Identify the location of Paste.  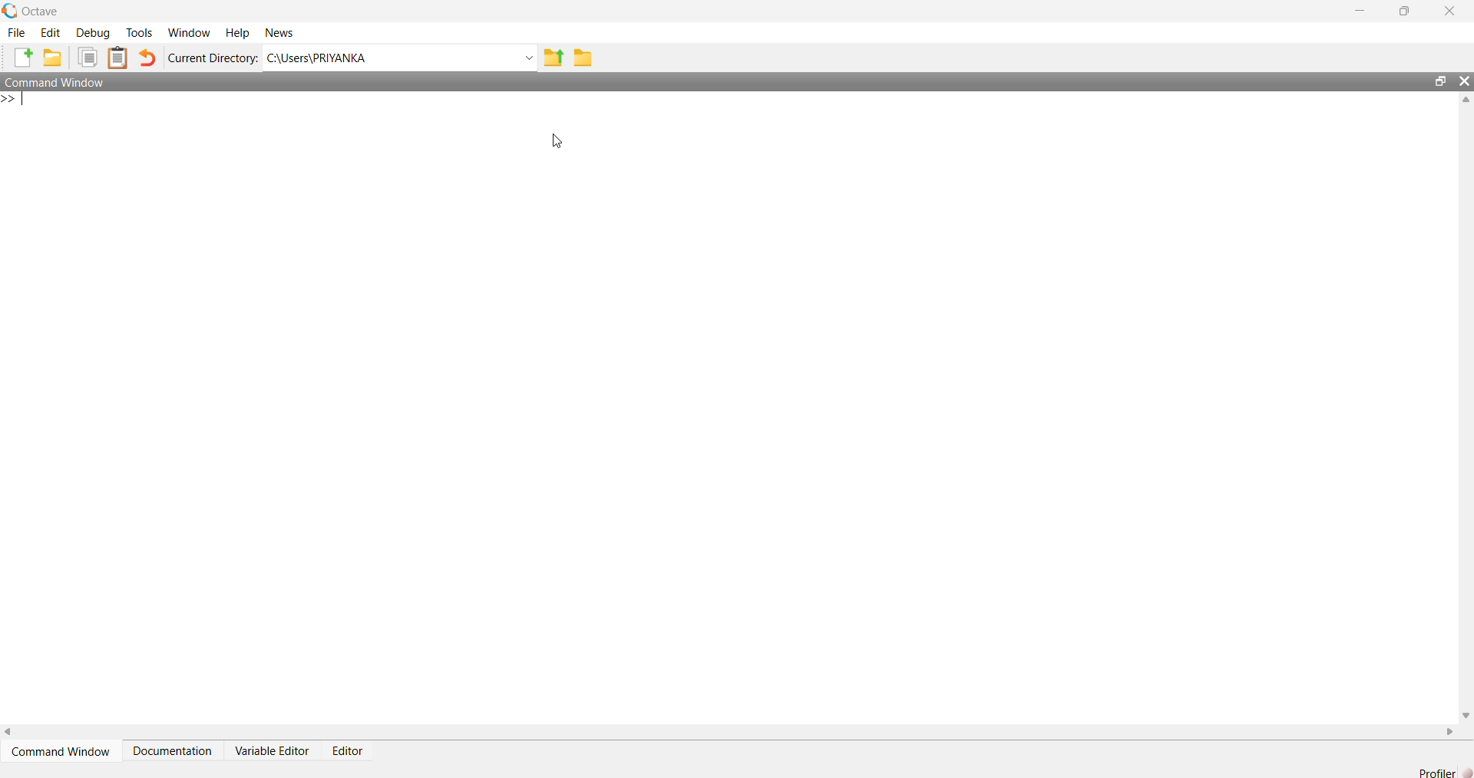
(120, 58).